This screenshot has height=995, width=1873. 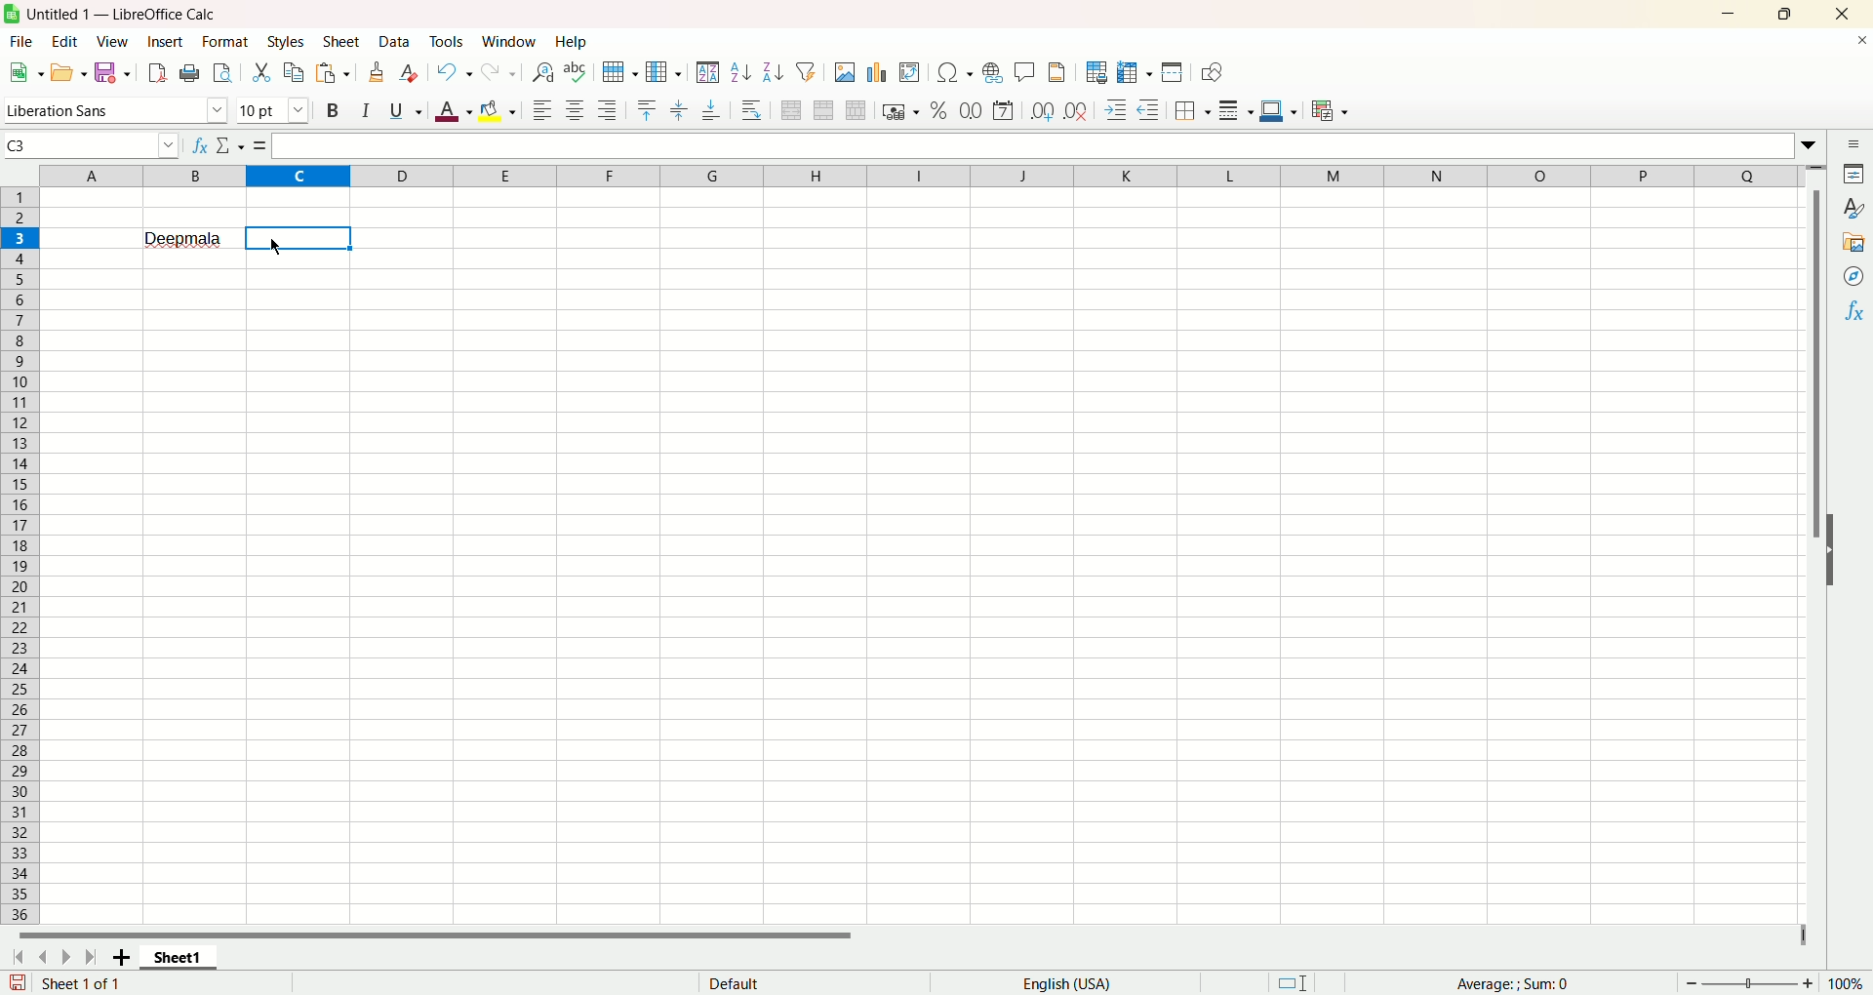 What do you see at coordinates (42, 959) in the screenshot?
I see `previous sheet` at bounding box center [42, 959].